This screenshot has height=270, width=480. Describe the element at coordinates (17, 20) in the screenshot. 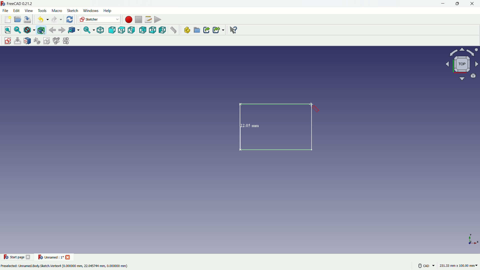

I see `open folder` at that location.